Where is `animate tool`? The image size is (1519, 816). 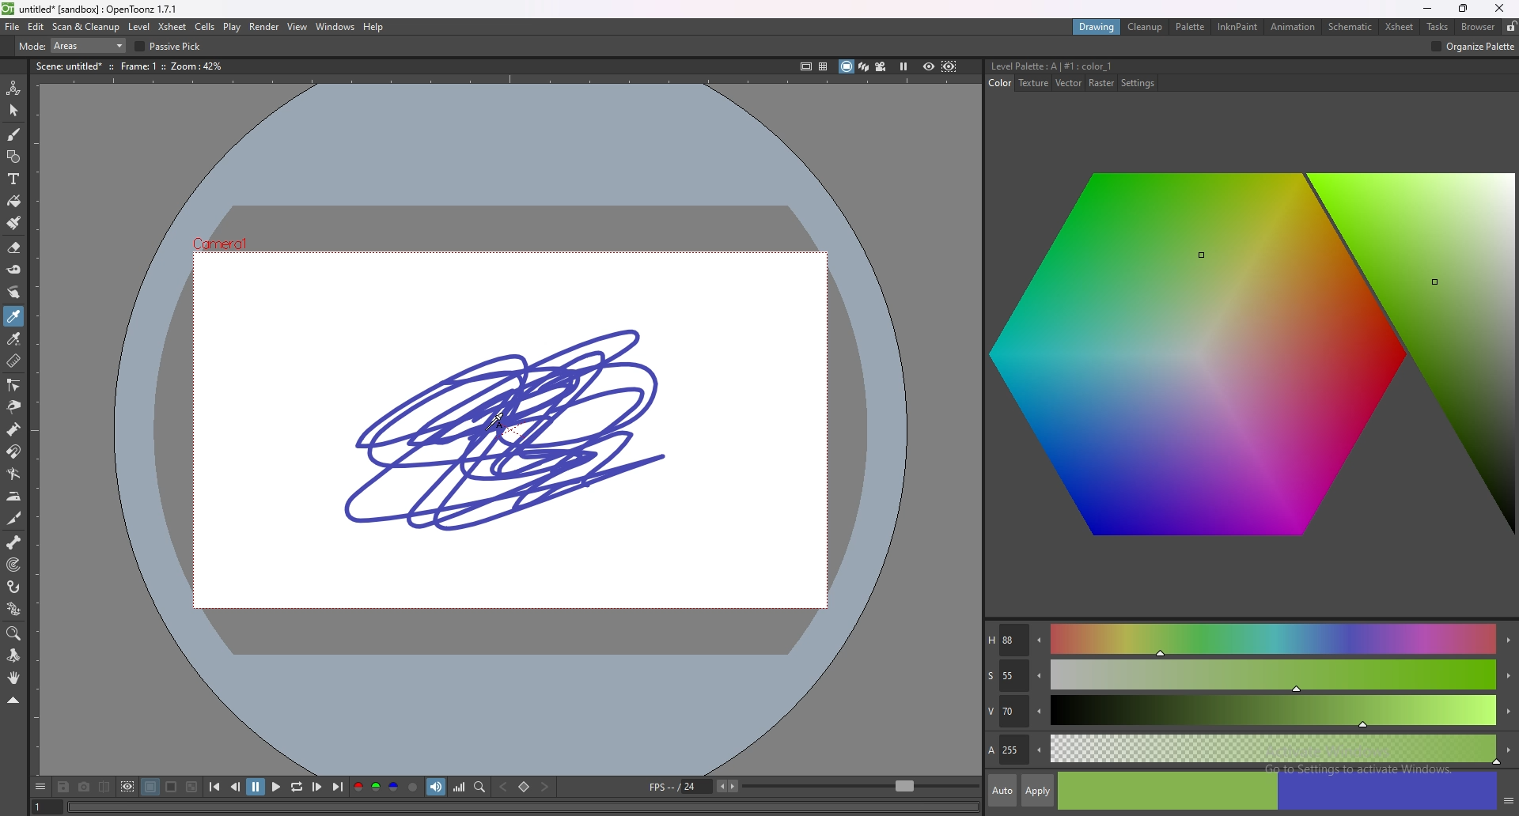
animate tool is located at coordinates (13, 89).